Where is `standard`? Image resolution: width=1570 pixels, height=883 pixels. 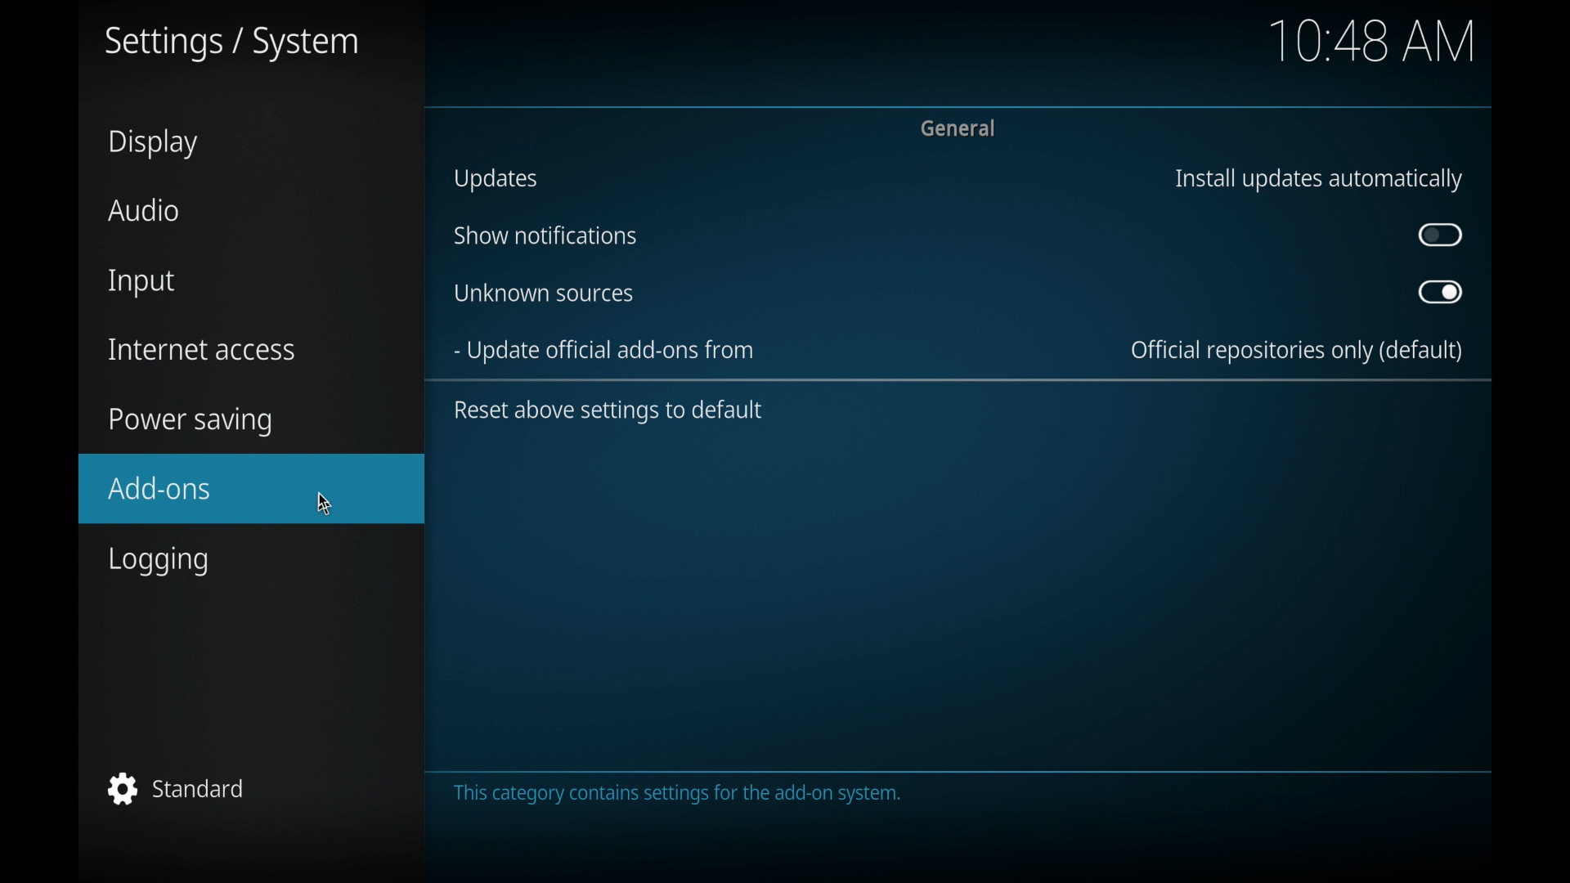 standard is located at coordinates (175, 788).